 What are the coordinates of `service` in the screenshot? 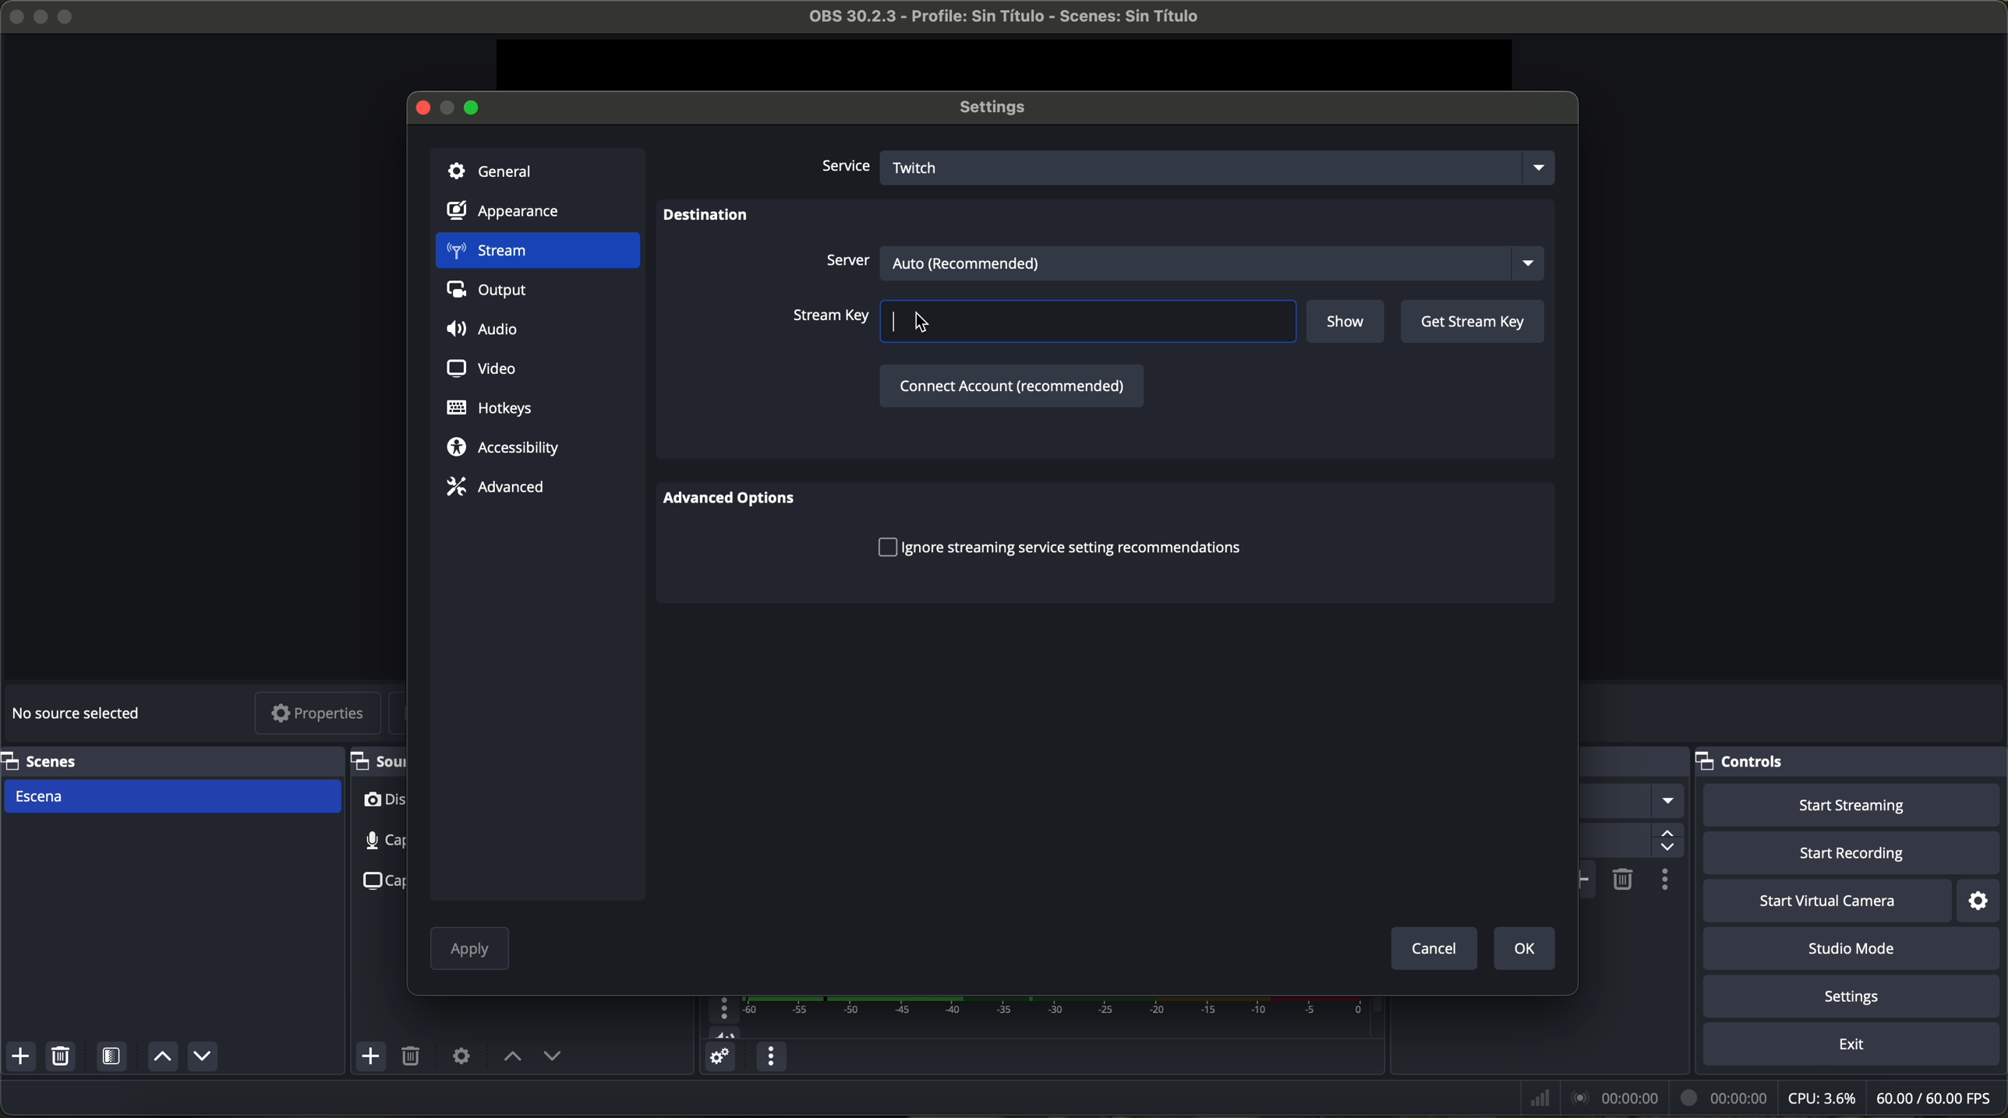 It's located at (843, 168).